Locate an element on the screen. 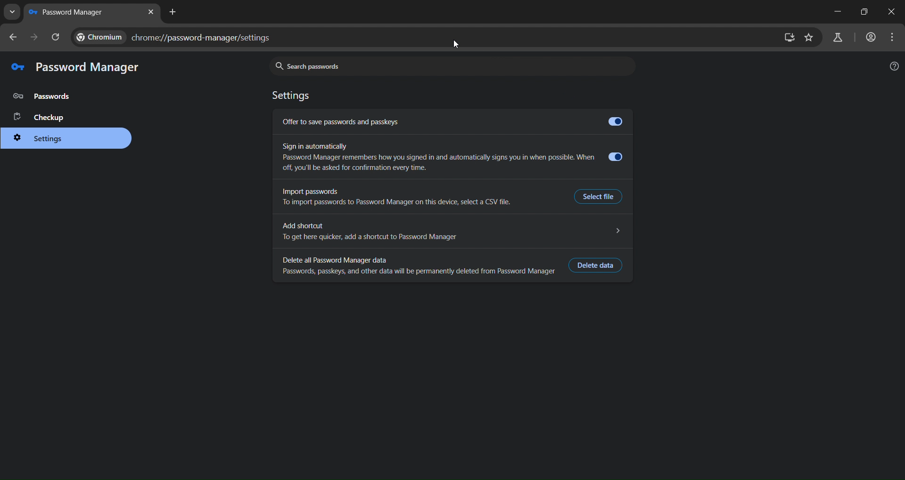 The height and width of the screenshot is (480, 905). go forward one page is located at coordinates (32, 37).